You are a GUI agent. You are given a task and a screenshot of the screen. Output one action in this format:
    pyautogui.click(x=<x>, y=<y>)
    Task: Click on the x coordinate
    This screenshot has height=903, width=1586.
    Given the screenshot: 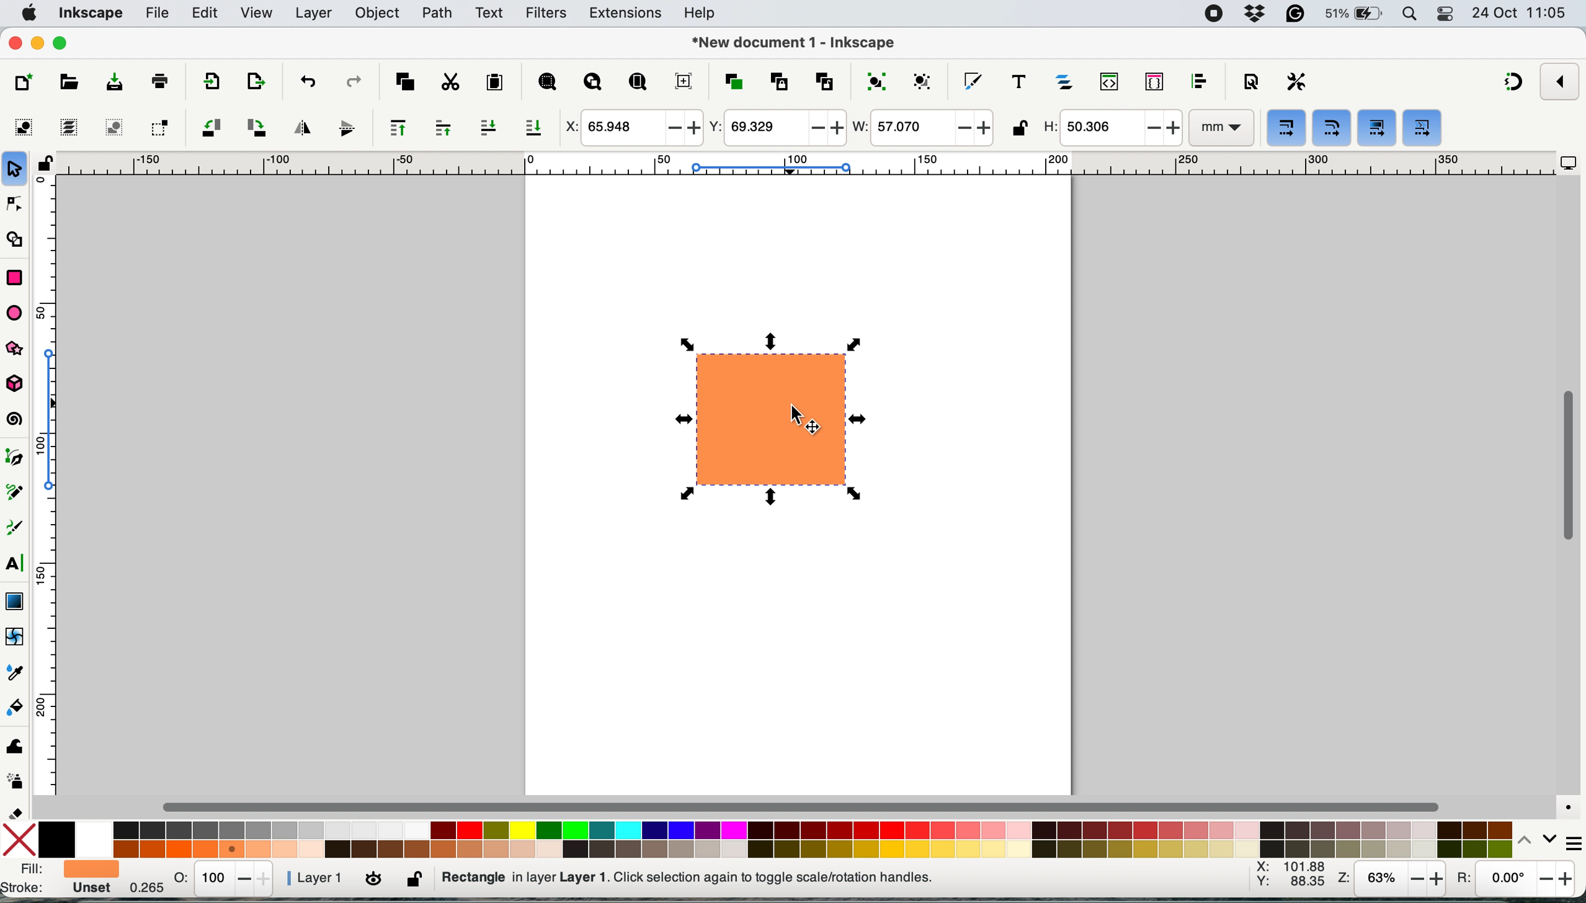 What is the action you would take?
    pyautogui.click(x=631, y=128)
    